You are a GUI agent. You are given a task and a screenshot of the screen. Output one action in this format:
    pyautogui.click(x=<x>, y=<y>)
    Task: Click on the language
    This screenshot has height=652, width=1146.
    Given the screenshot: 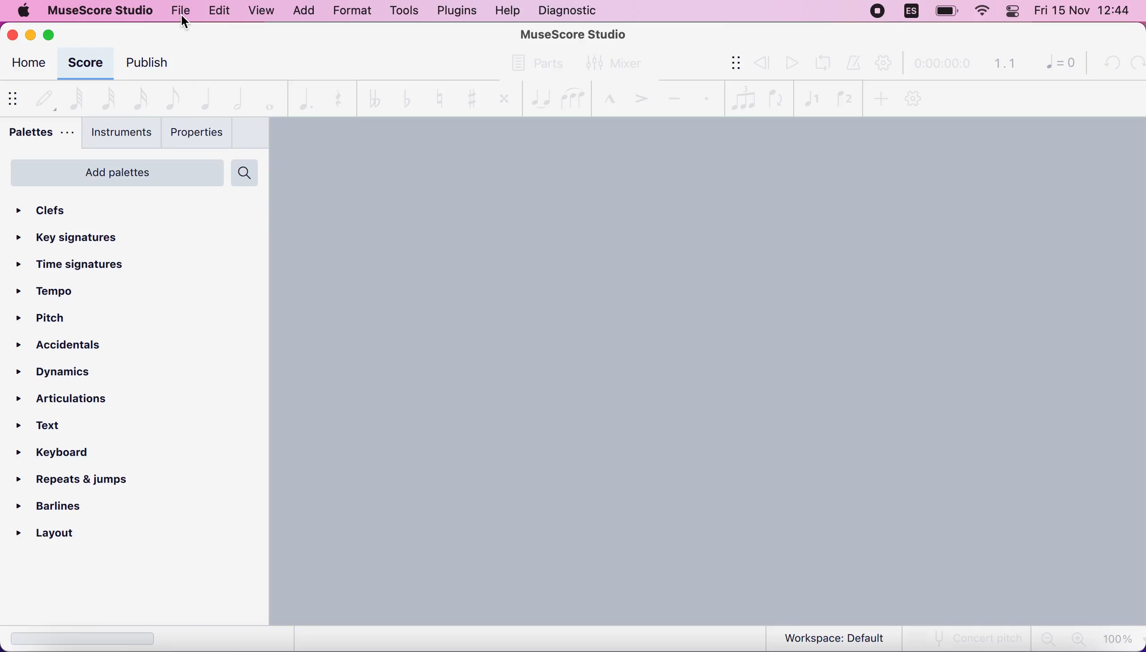 What is the action you would take?
    pyautogui.click(x=911, y=11)
    